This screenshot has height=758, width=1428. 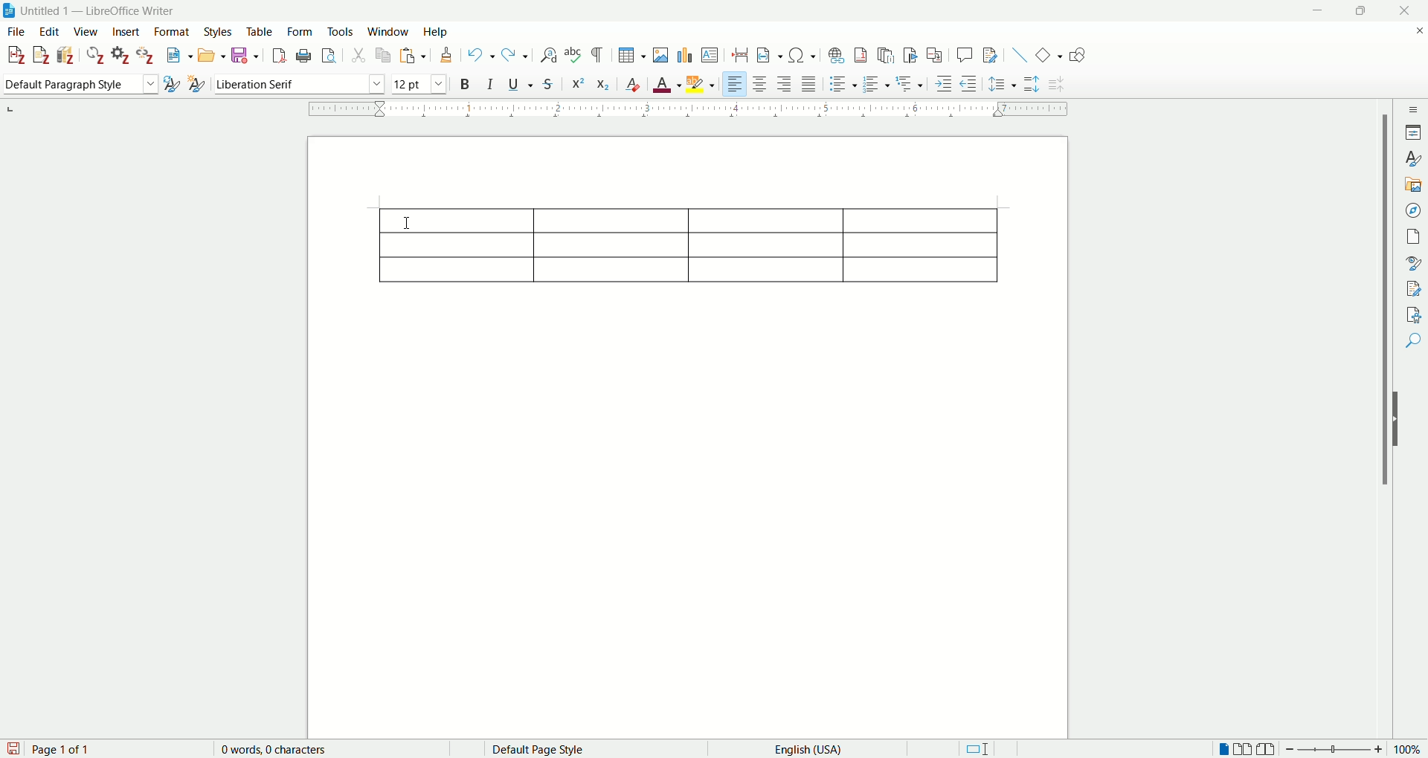 What do you see at coordinates (1020, 55) in the screenshot?
I see `insert line` at bounding box center [1020, 55].